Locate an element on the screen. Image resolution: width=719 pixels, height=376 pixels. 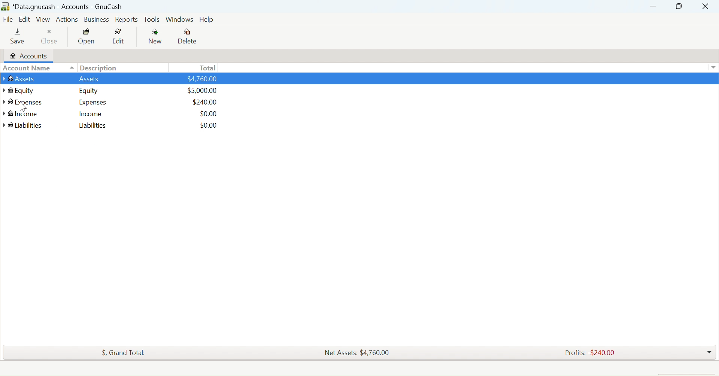
$, Grand Total: is located at coordinates (123, 352).